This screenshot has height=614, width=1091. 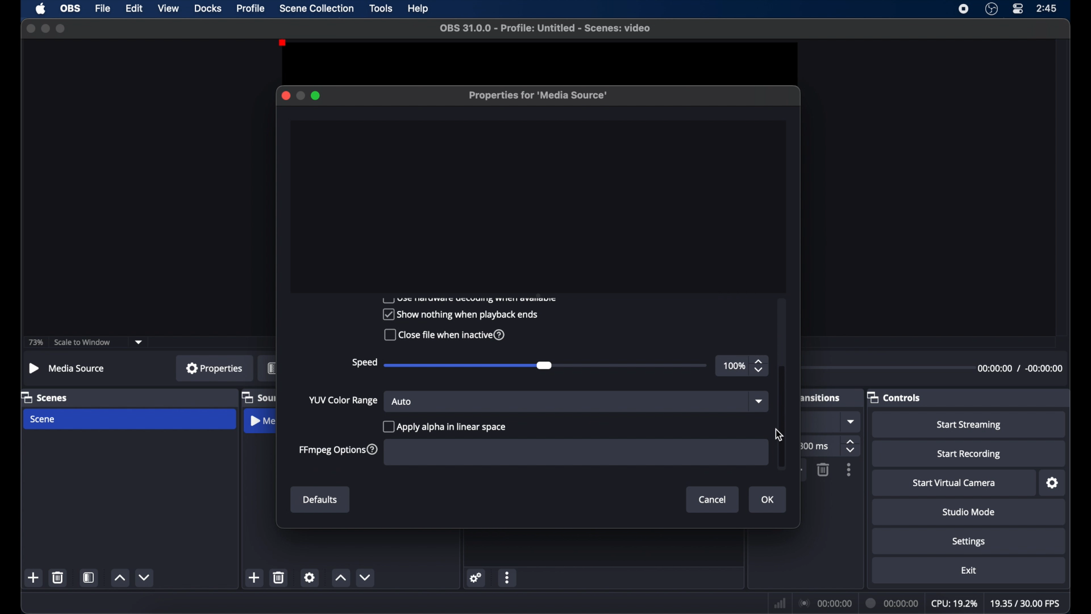 What do you see at coordinates (44, 419) in the screenshot?
I see `scene` at bounding box center [44, 419].